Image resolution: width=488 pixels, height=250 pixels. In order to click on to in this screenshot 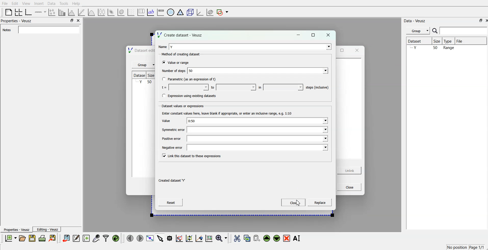, I will do `click(212, 87)`.